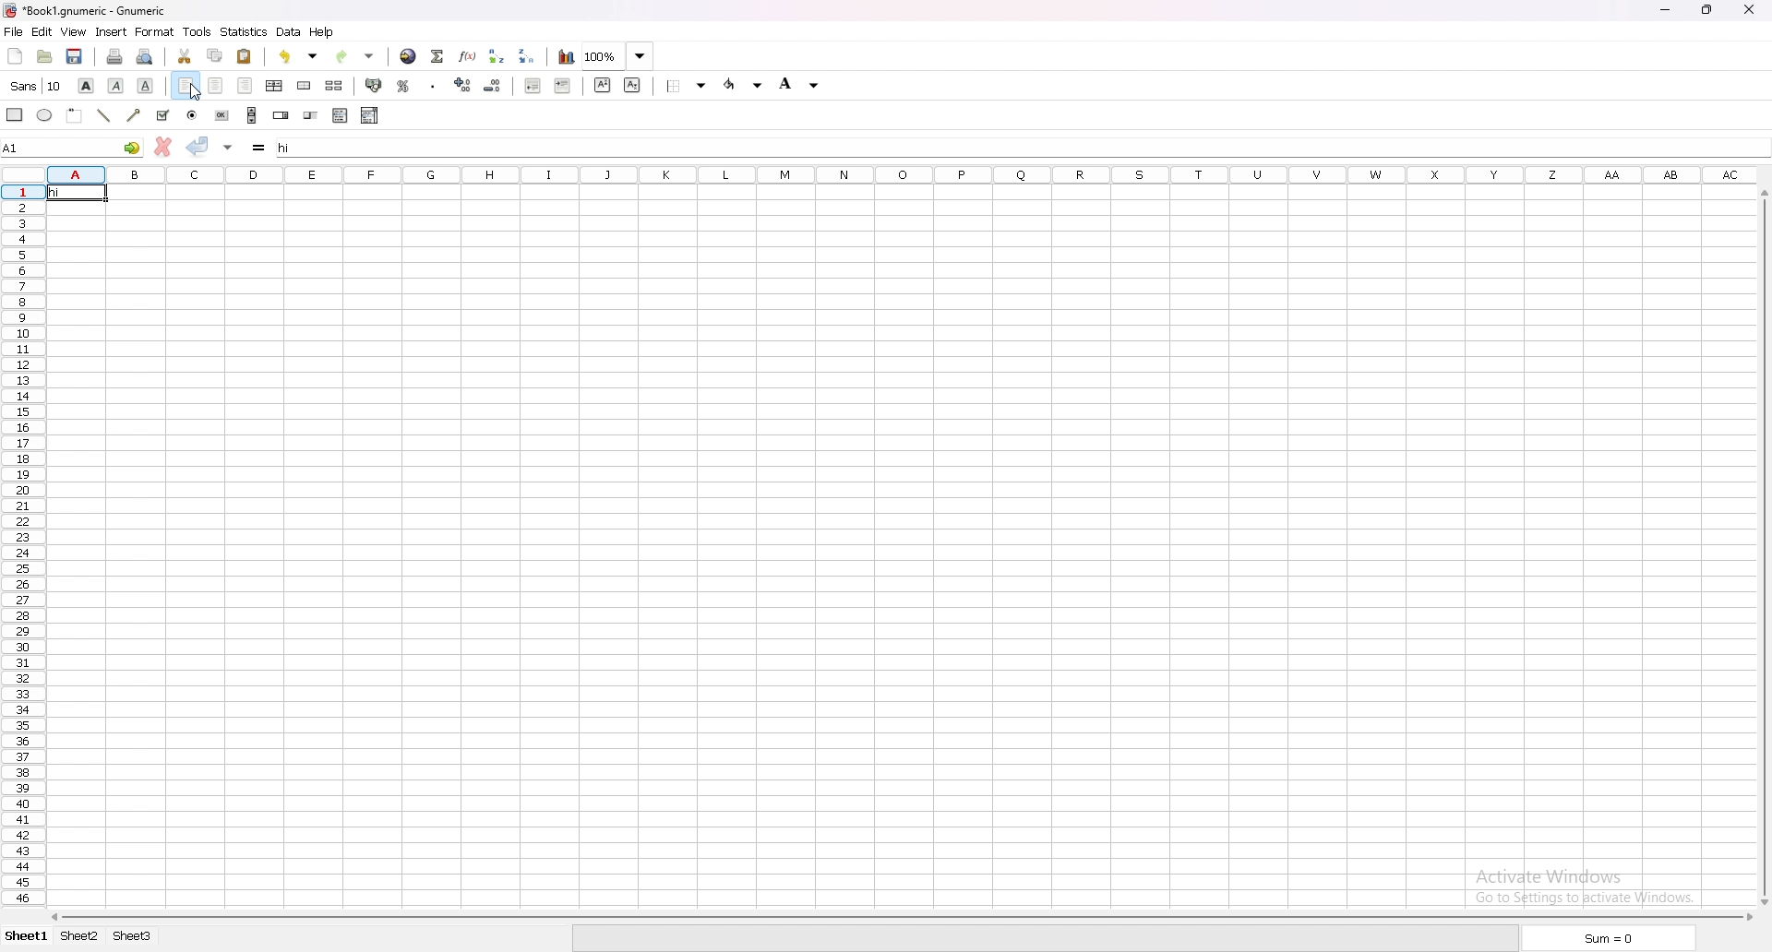  Describe the element at coordinates (298, 56) in the screenshot. I see `undo` at that location.